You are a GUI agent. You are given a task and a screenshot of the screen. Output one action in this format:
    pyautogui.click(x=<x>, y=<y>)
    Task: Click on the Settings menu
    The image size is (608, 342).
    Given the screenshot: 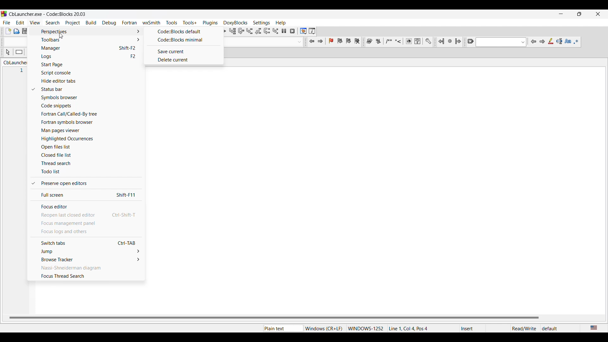 What is the action you would take?
    pyautogui.click(x=261, y=23)
    